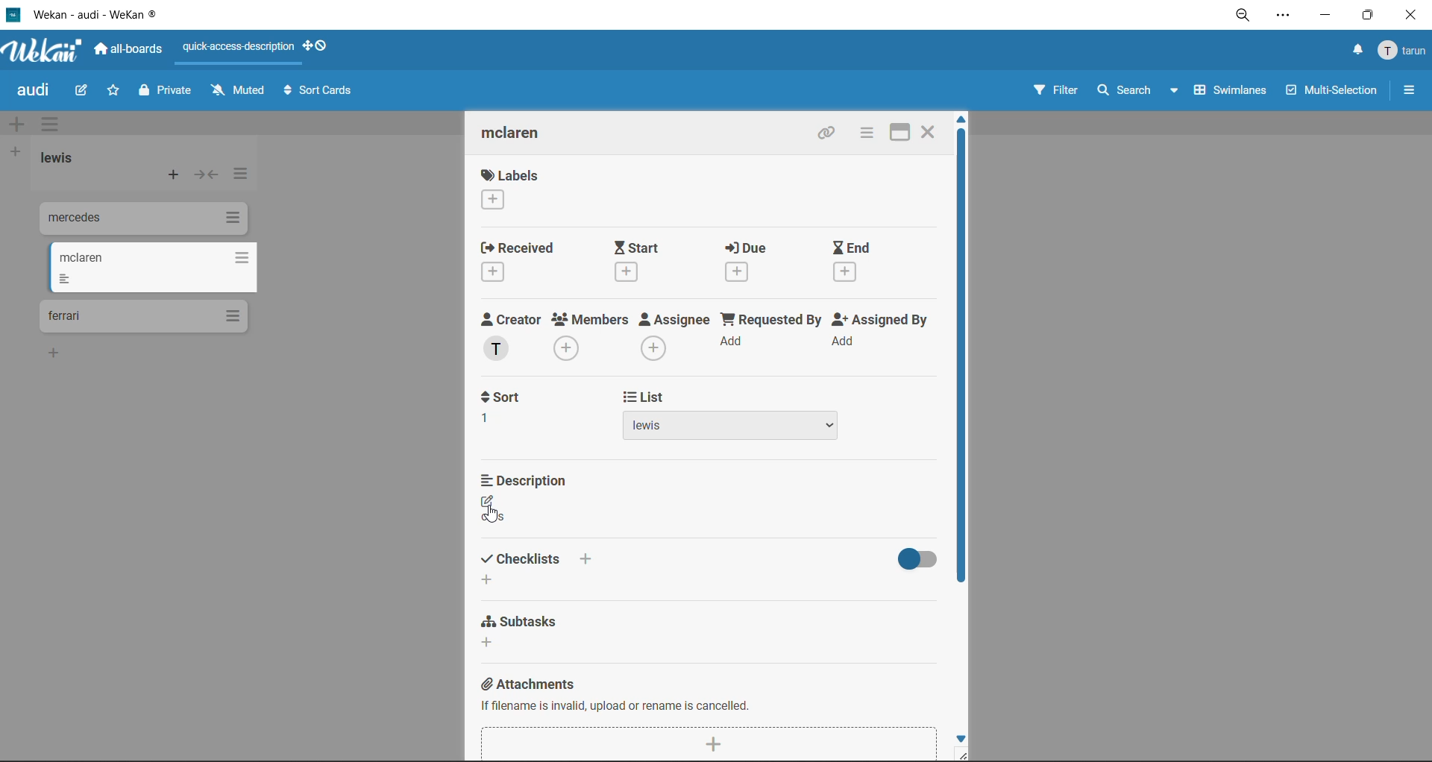 Image resolution: width=1432 pixels, height=762 pixels. What do you see at coordinates (81, 92) in the screenshot?
I see `edit` at bounding box center [81, 92].